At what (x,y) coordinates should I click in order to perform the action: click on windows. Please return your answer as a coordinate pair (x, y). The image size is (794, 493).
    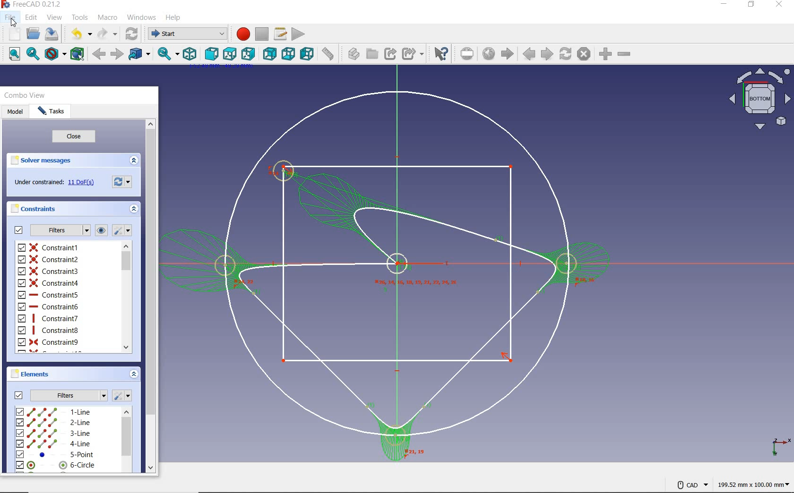
    Looking at the image, I should click on (142, 17).